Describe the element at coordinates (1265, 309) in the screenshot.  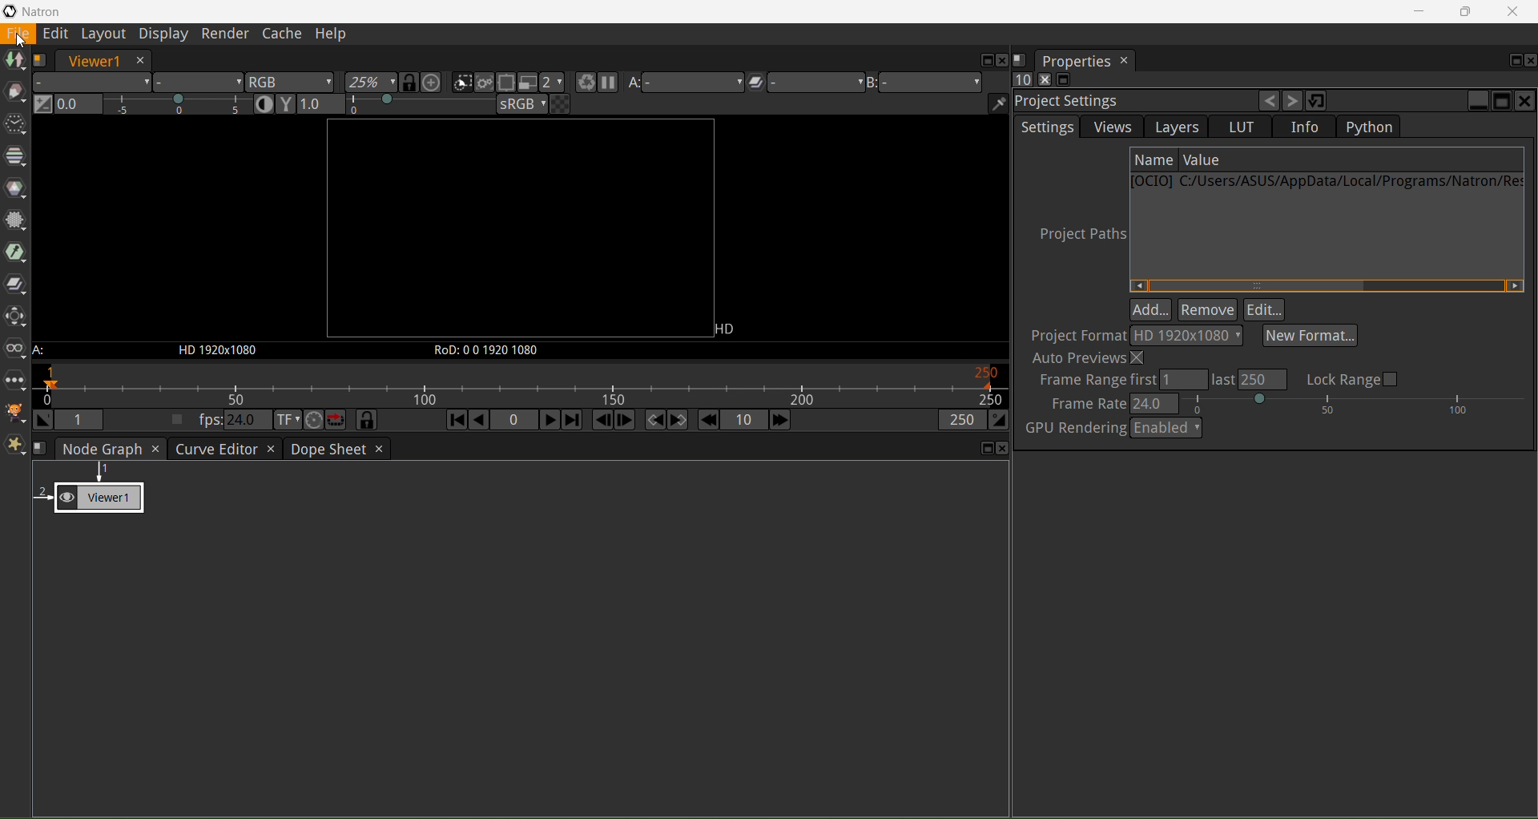
I see `Edit` at that location.